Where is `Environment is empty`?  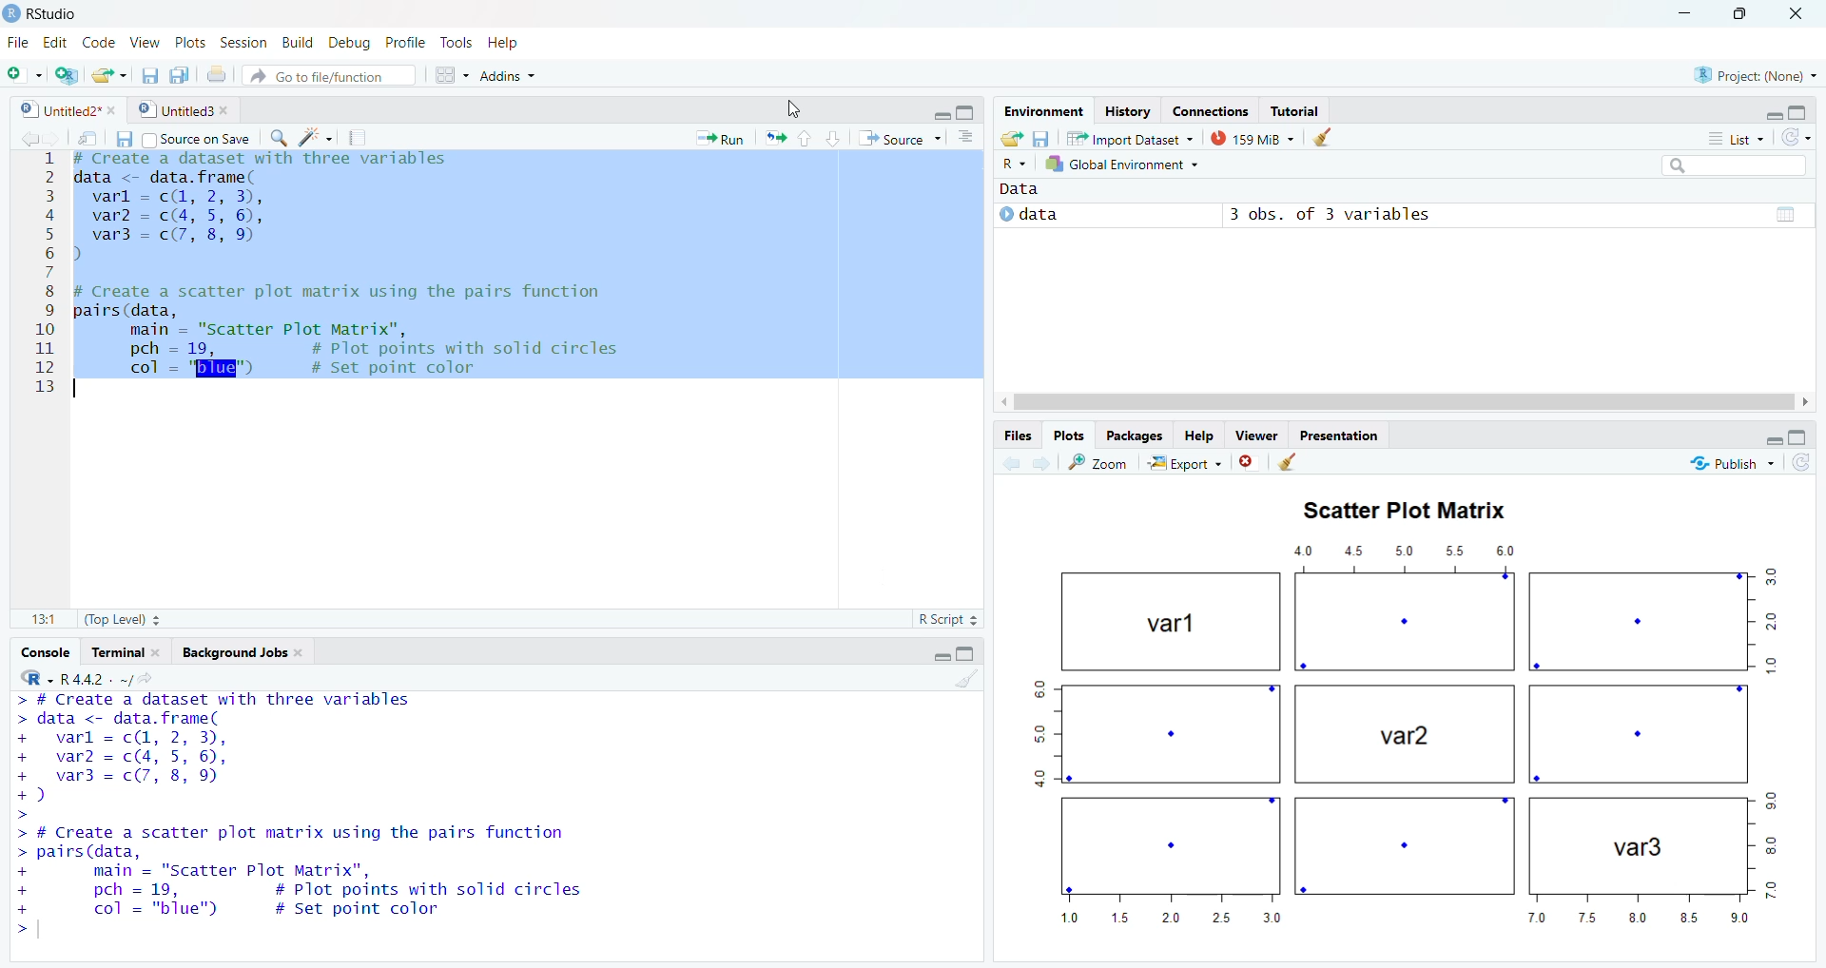
Environment is empty is located at coordinates (1402, 296).